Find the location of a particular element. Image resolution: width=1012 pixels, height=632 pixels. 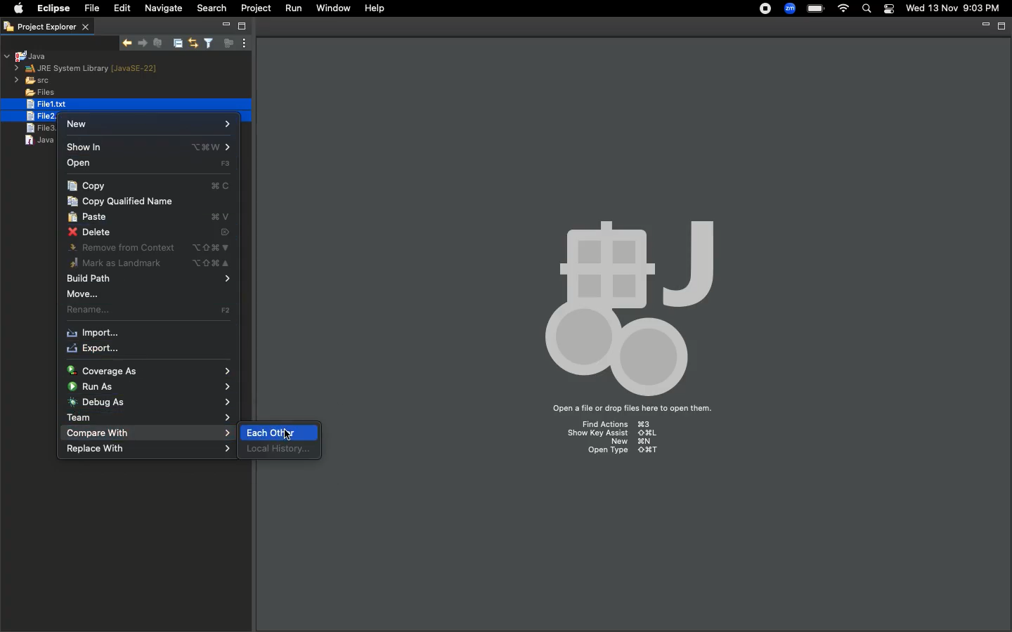

Compare with is located at coordinates (148, 433).